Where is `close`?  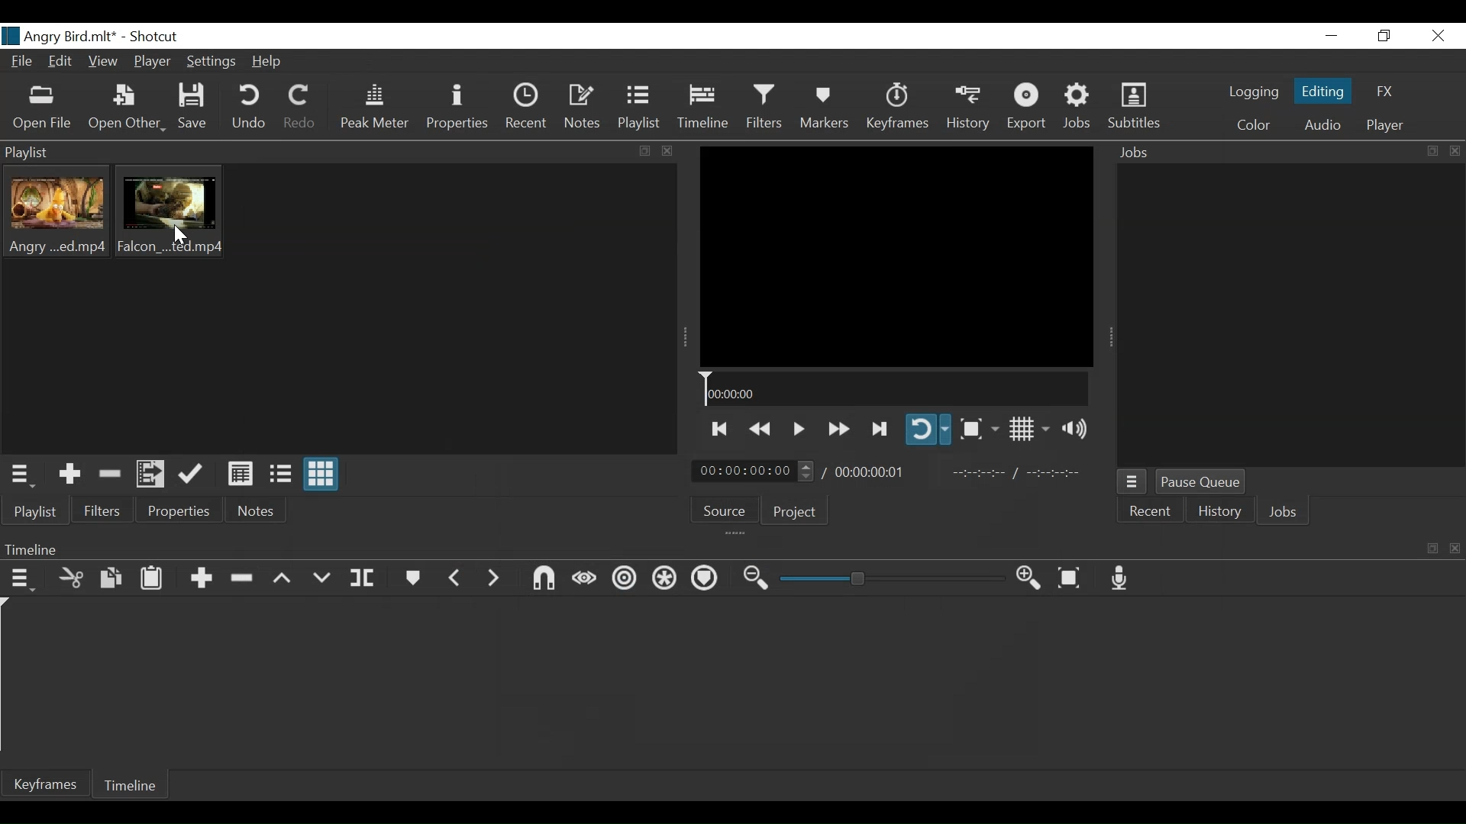 close is located at coordinates (1455, 151).